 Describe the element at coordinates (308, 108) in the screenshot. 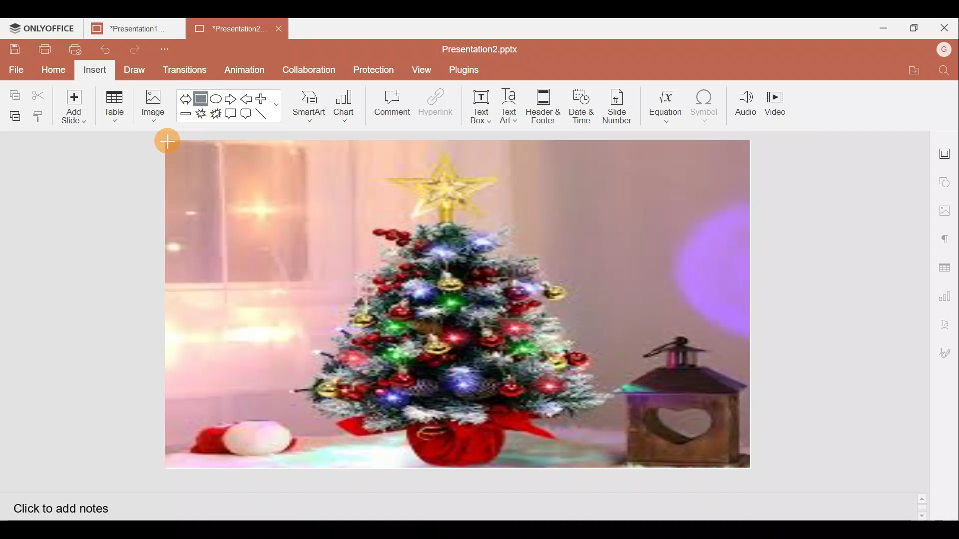

I see `SmartArt` at that location.